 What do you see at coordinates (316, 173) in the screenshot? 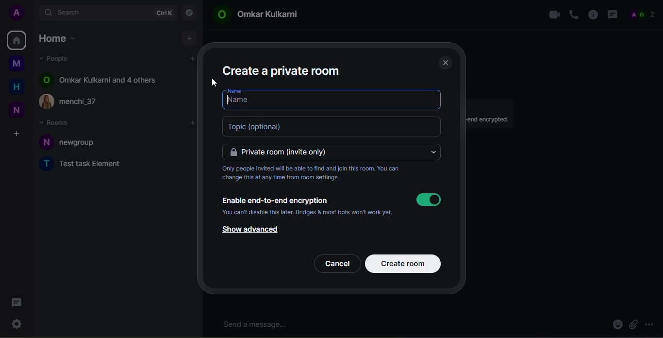
I see `Only people invited will be able to find and join this room. You can
change this at any time from room settings.` at bounding box center [316, 173].